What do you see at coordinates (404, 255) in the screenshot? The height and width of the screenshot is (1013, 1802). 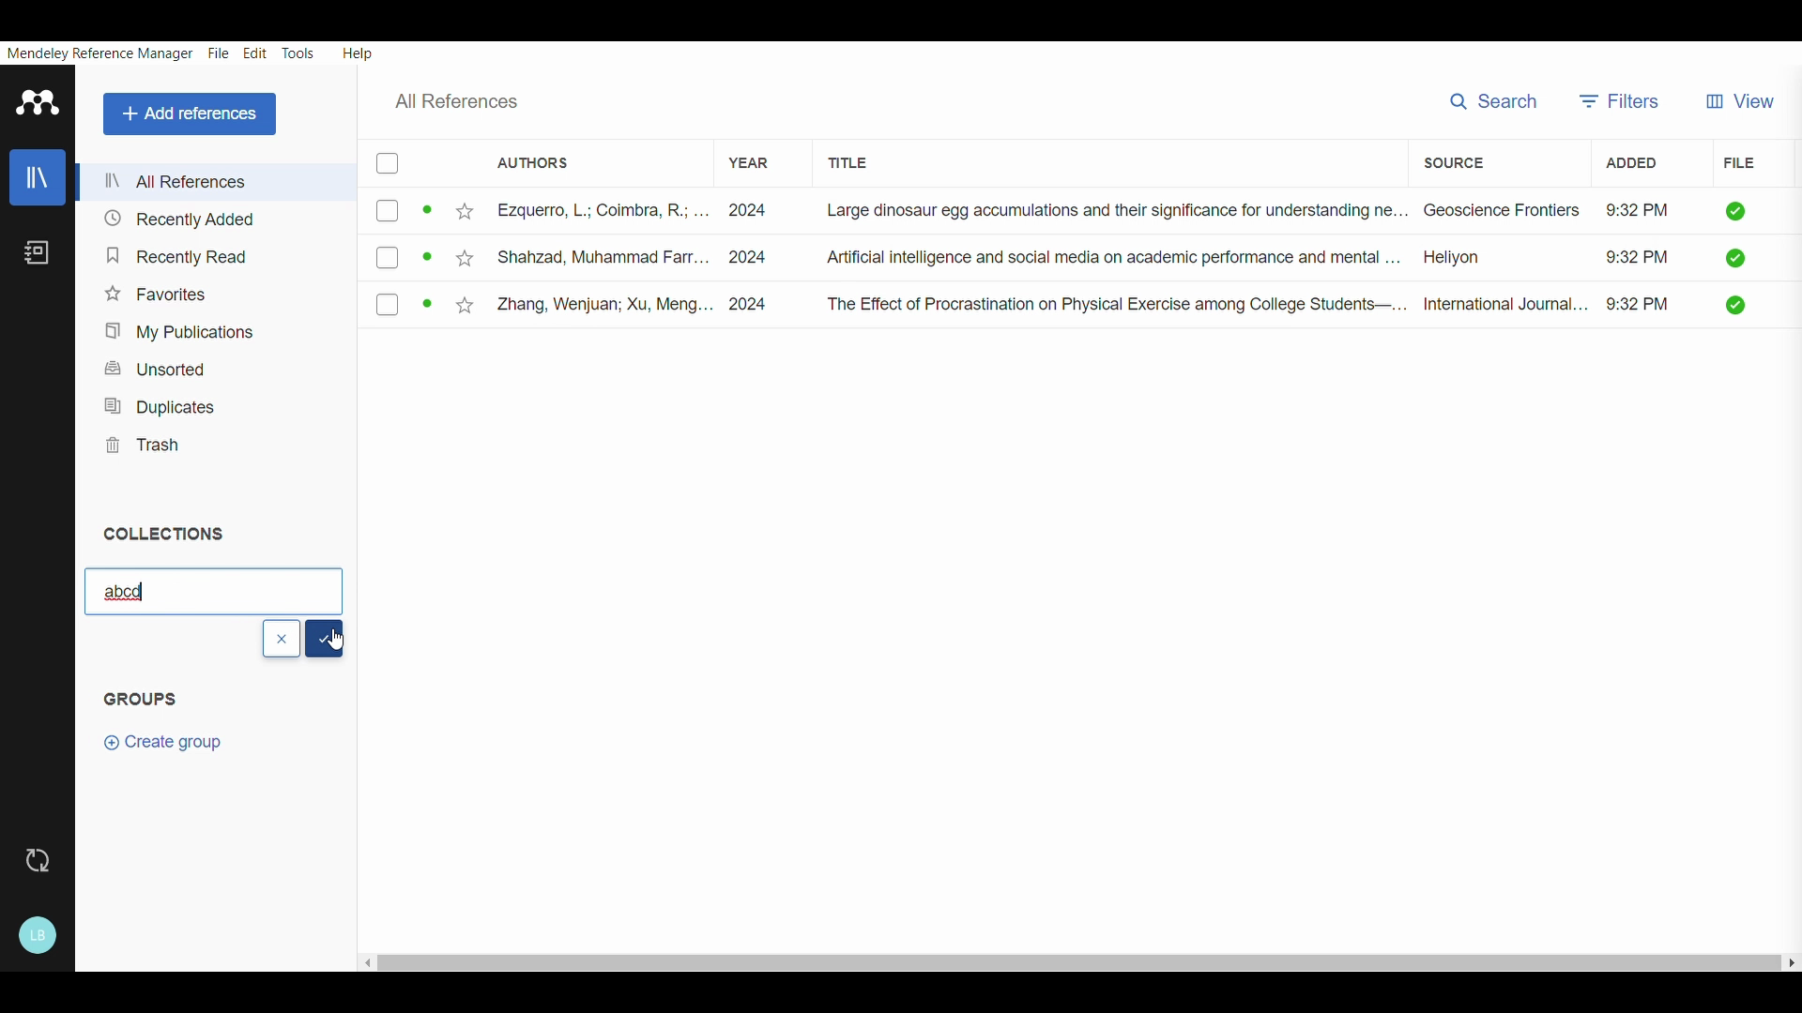 I see `checkbox` at bounding box center [404, 255].